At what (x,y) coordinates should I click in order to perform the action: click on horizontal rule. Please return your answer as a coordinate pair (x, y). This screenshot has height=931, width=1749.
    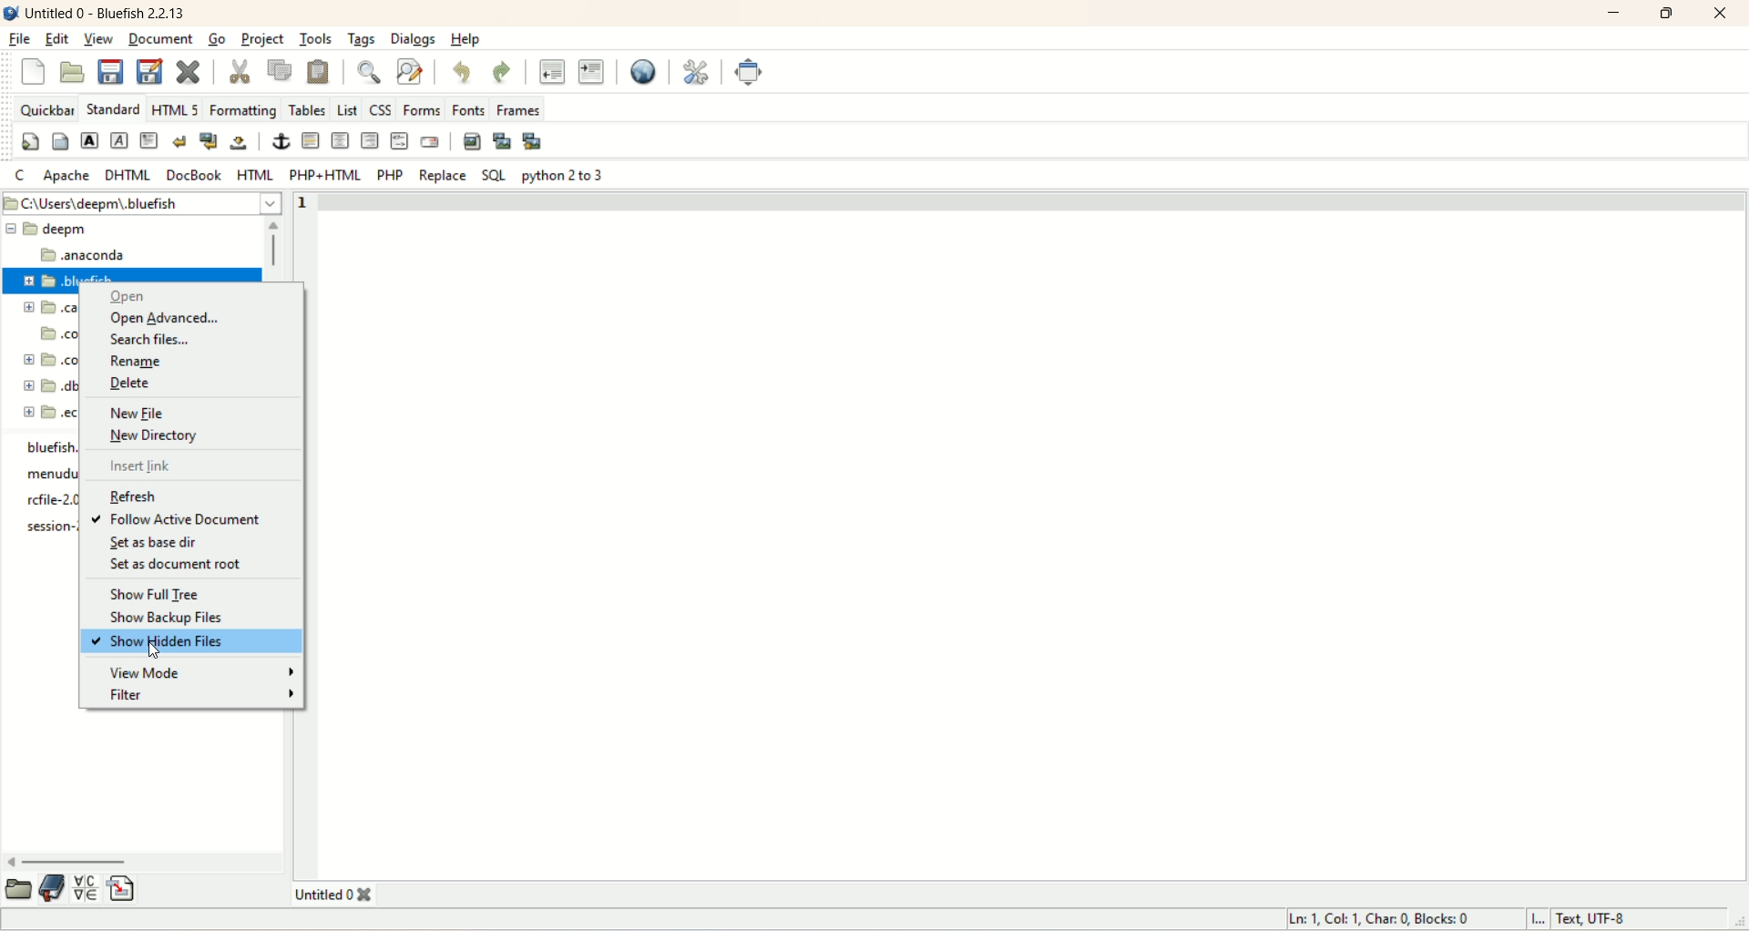
    Looking at the image, I should click on (311, 144).